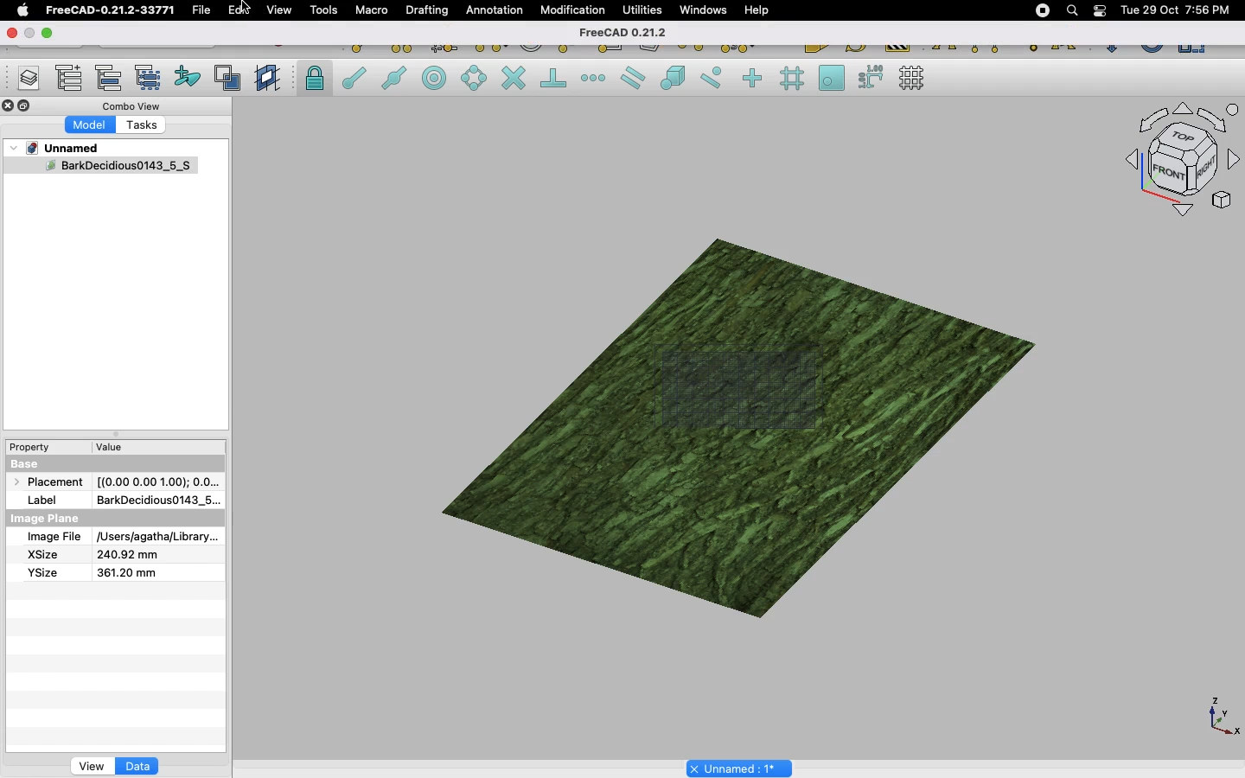 Image resolution: width=1245 pixels, height=778 pixels. I want to click on Snap perpendicular, so click(556, 80).